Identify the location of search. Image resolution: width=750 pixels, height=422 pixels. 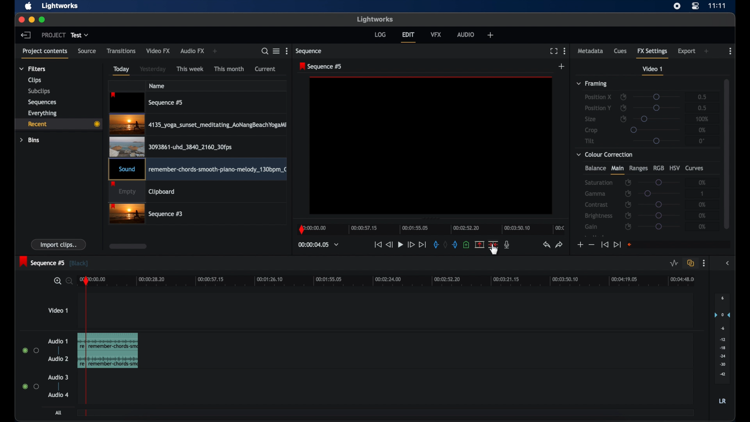
(265, 51).